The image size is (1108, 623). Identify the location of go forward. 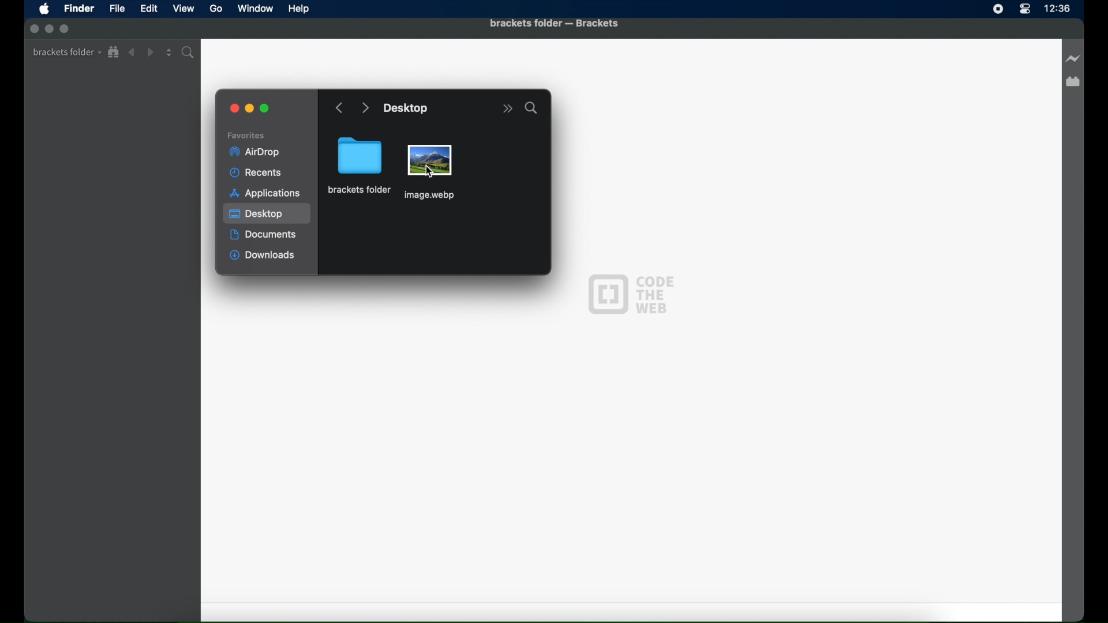
(365, 108).